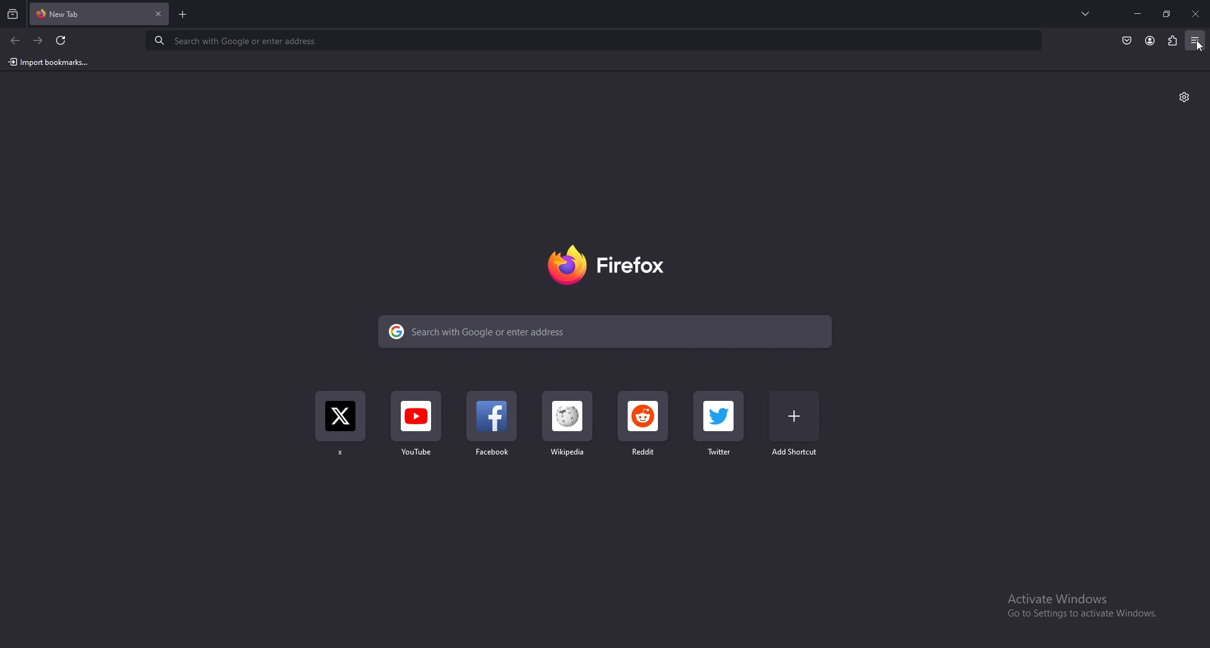  What do you see at coordinates (605, 331) in the screenshot?
I see `search bar` at bounding box center [605, 331].